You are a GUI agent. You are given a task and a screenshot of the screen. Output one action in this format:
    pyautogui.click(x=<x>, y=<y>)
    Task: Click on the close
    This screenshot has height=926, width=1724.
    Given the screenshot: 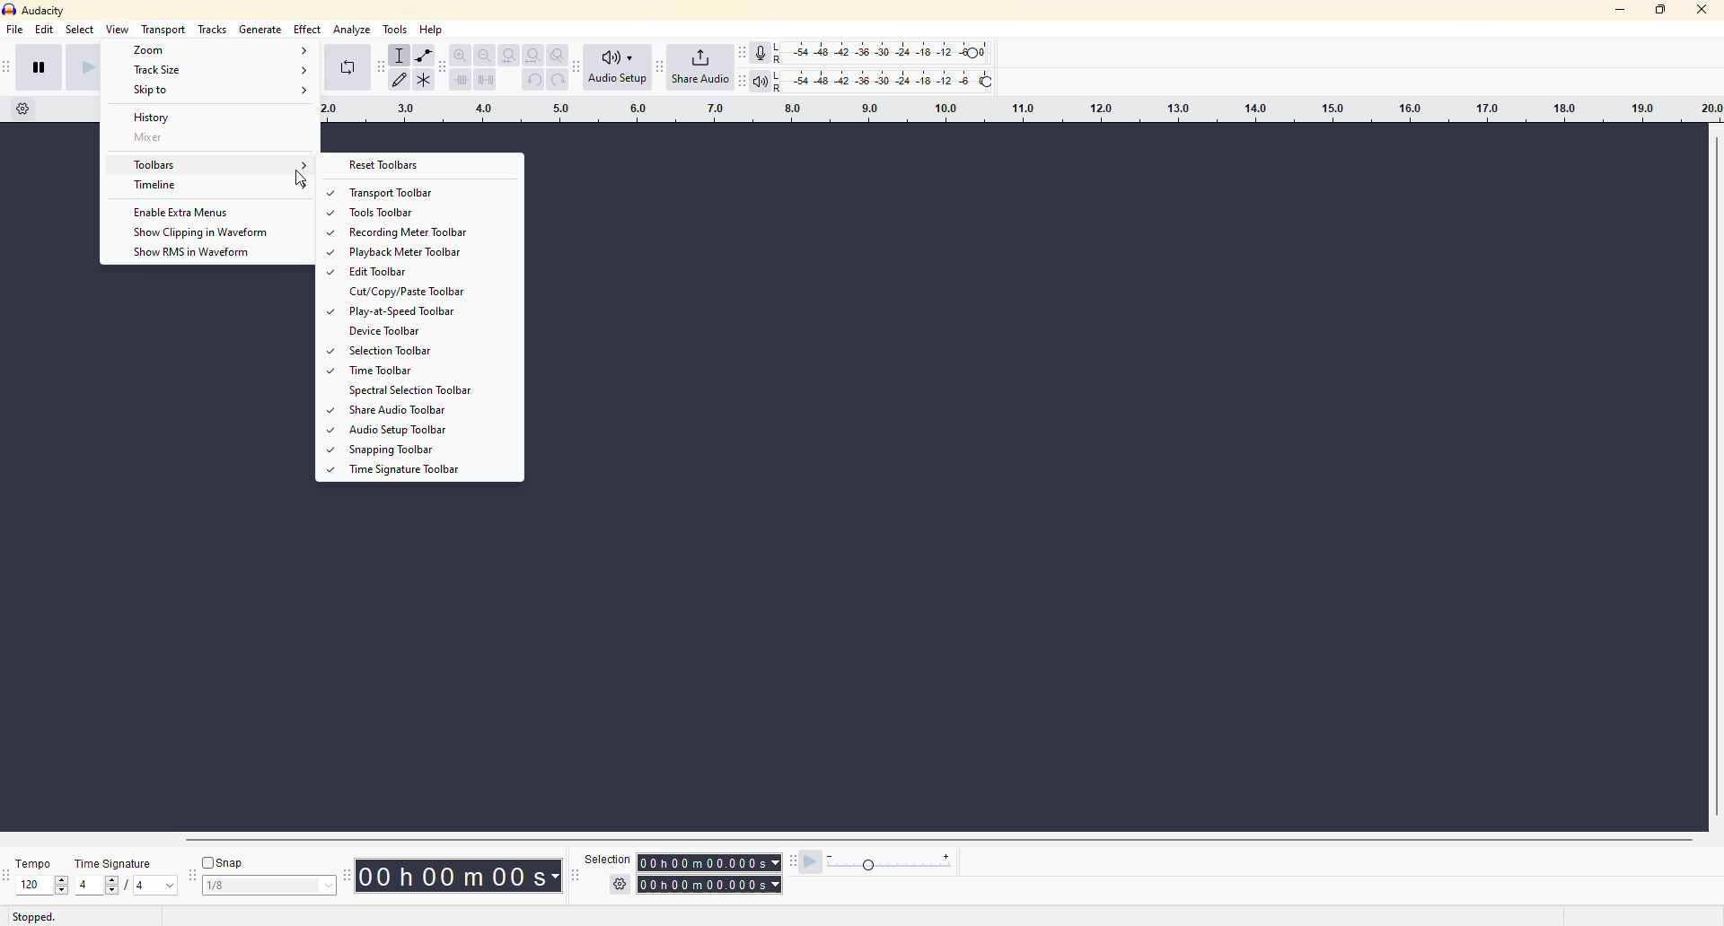 What is the action you would take?
    pyautogui.click(x=1702, y=11)
    